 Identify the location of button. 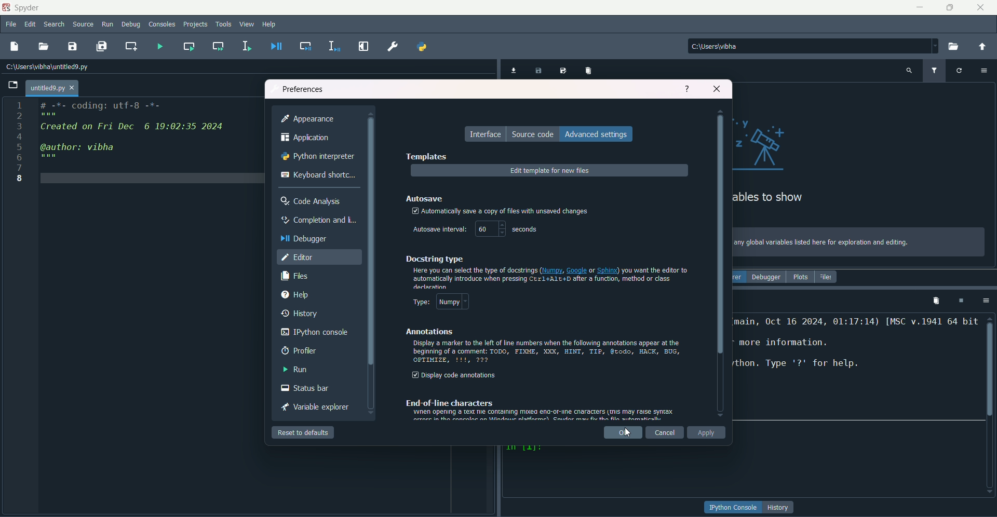
(779, 507).